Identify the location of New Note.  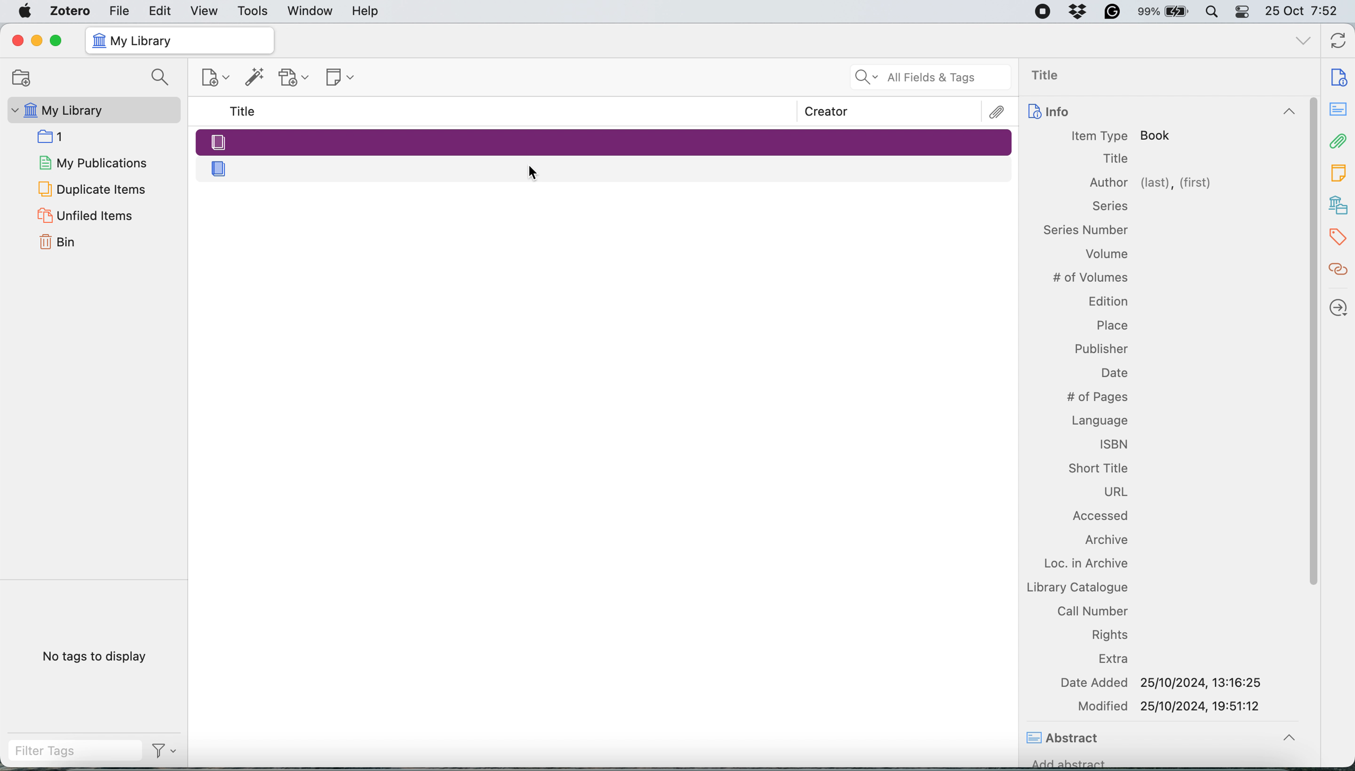
(341, 78).